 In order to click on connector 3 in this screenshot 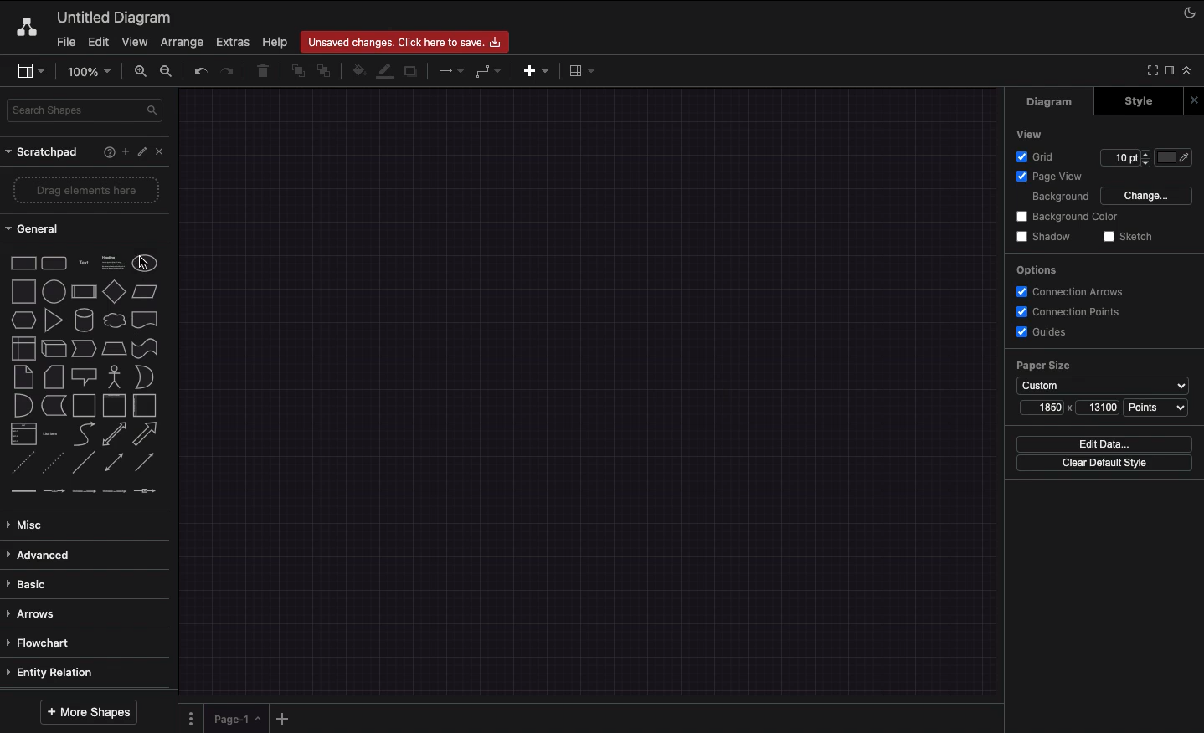, I will do `click(82, 490)`.